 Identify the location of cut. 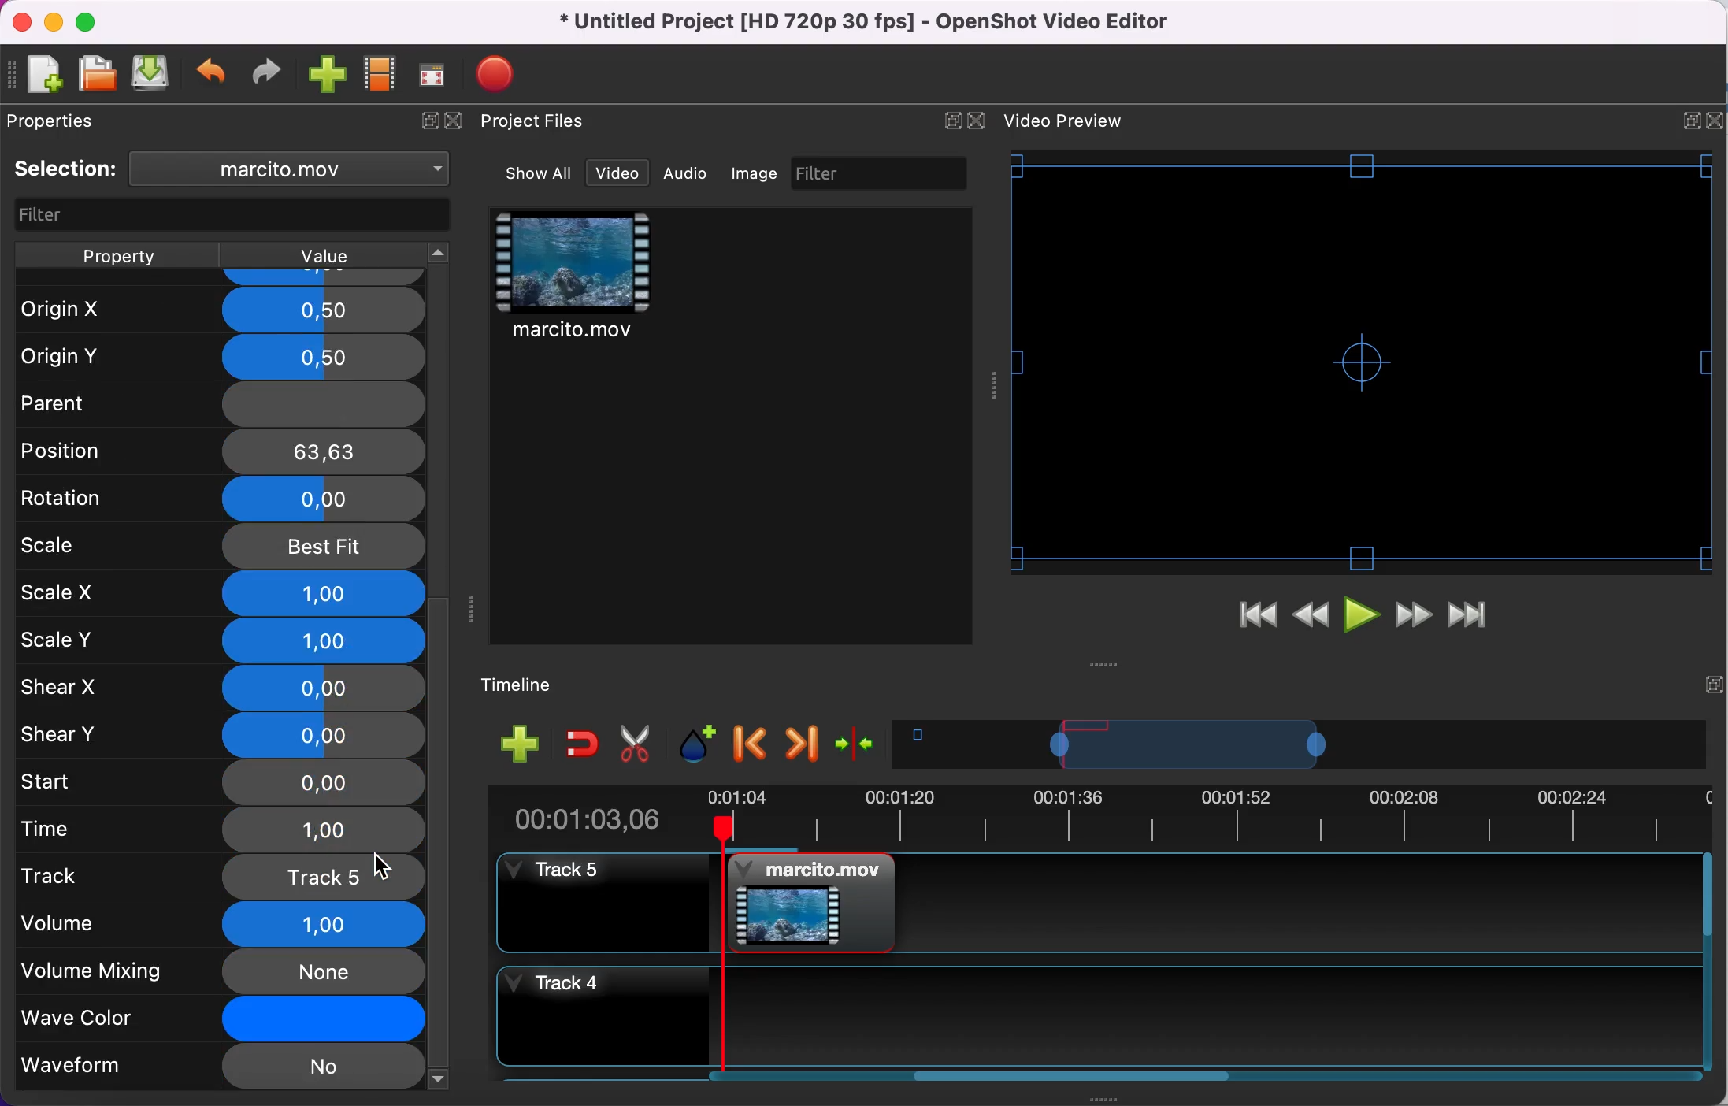
(636, 744).